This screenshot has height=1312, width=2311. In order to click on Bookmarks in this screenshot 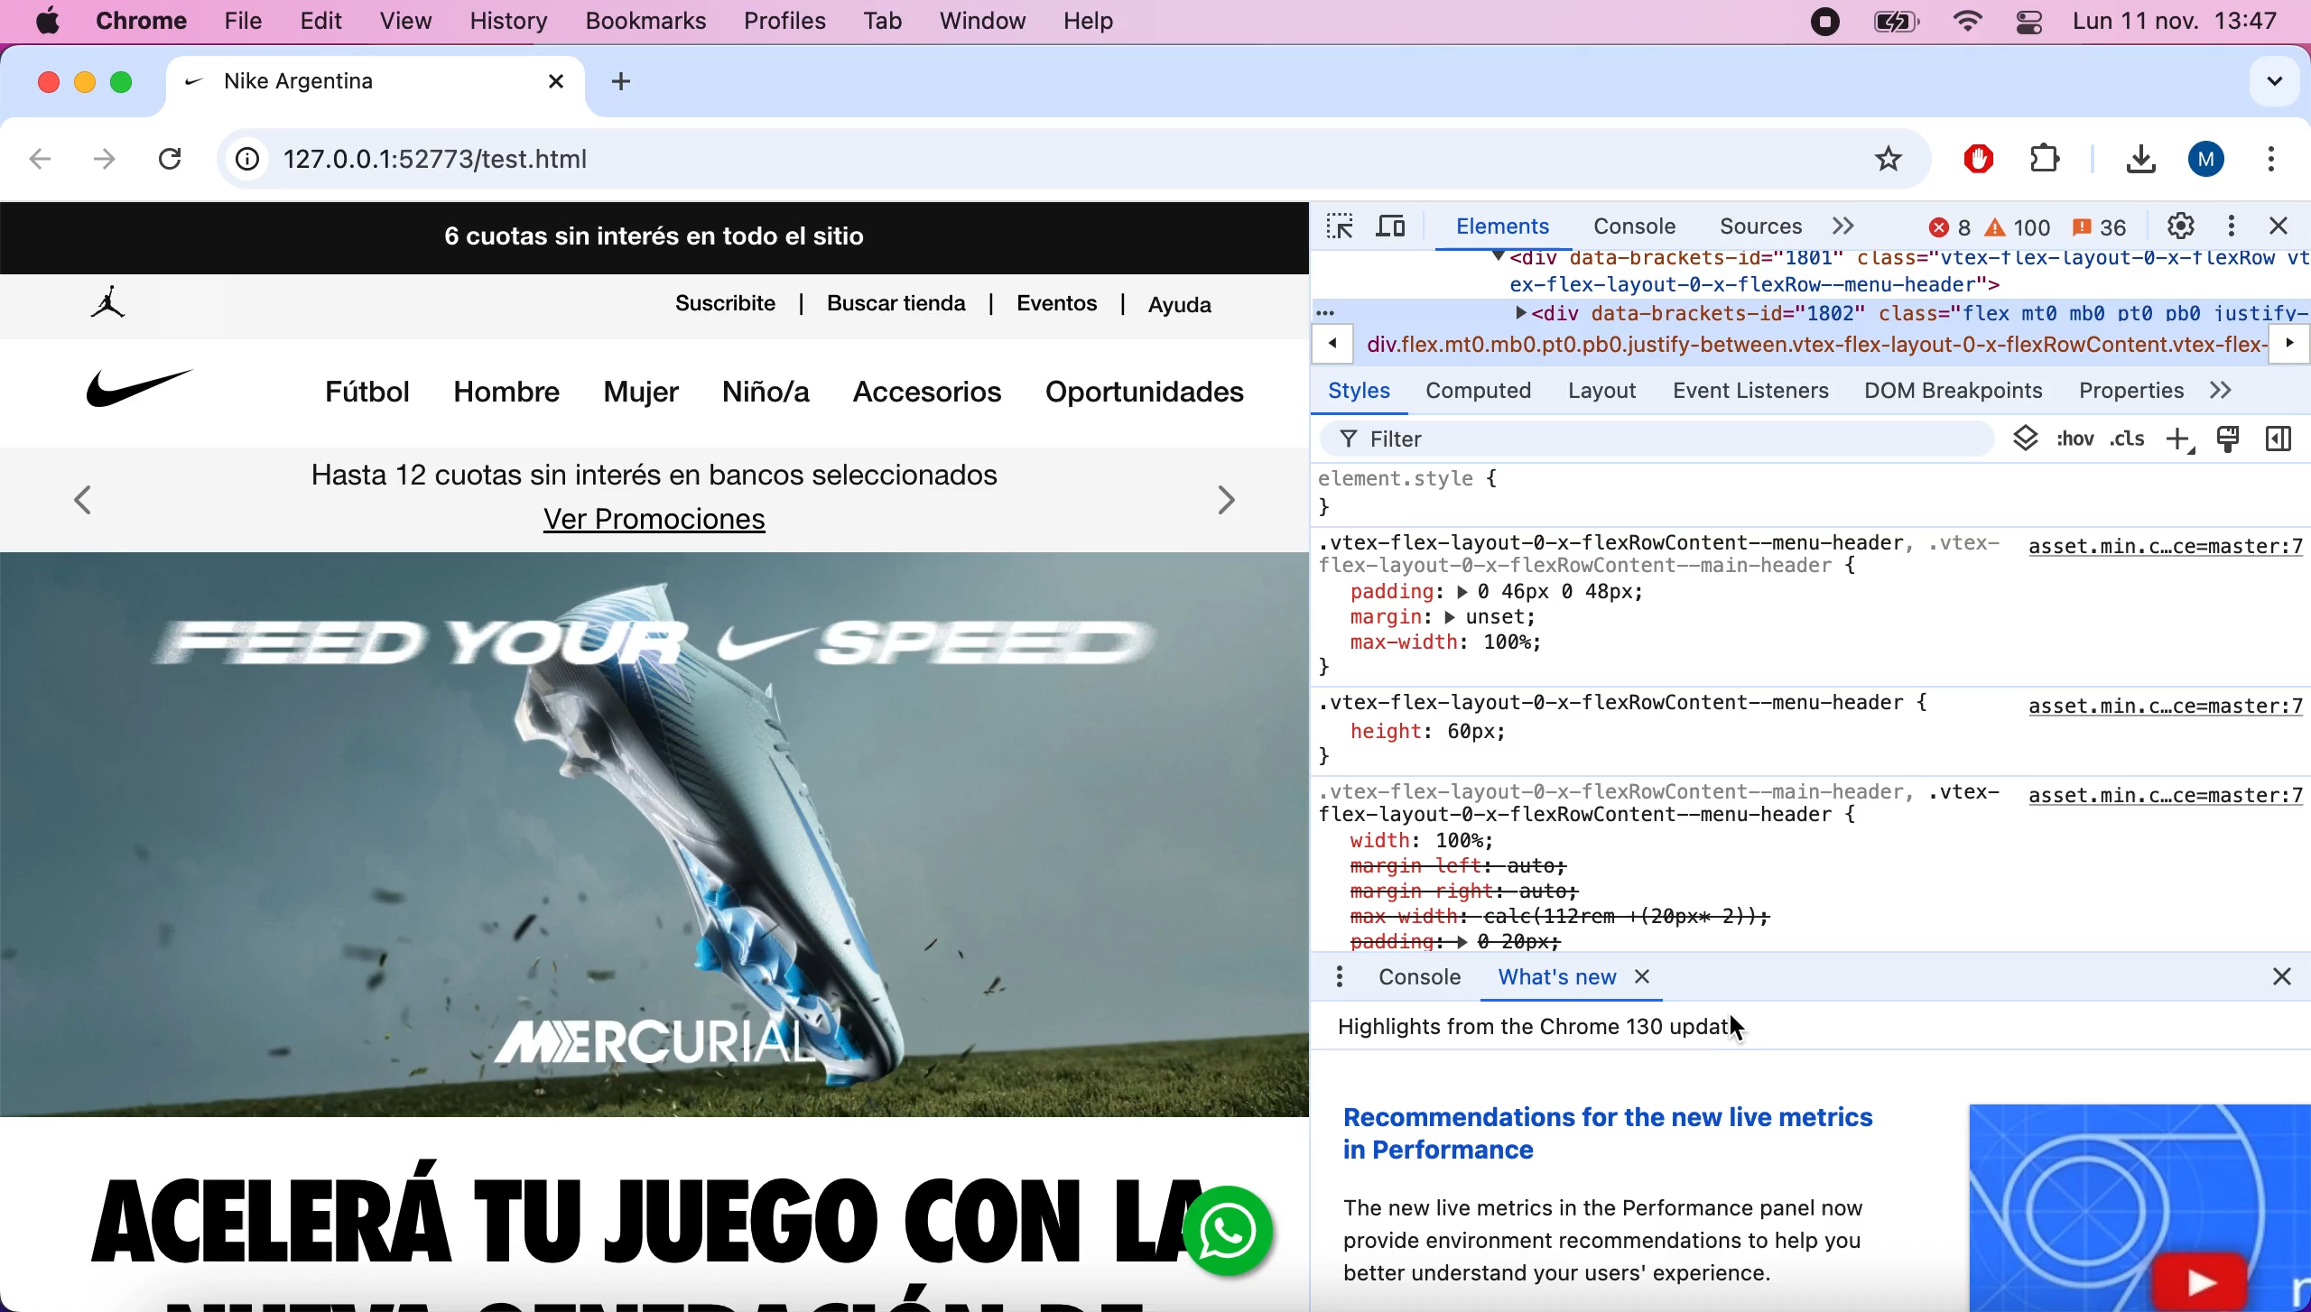, I will do `click(631, 23)`.